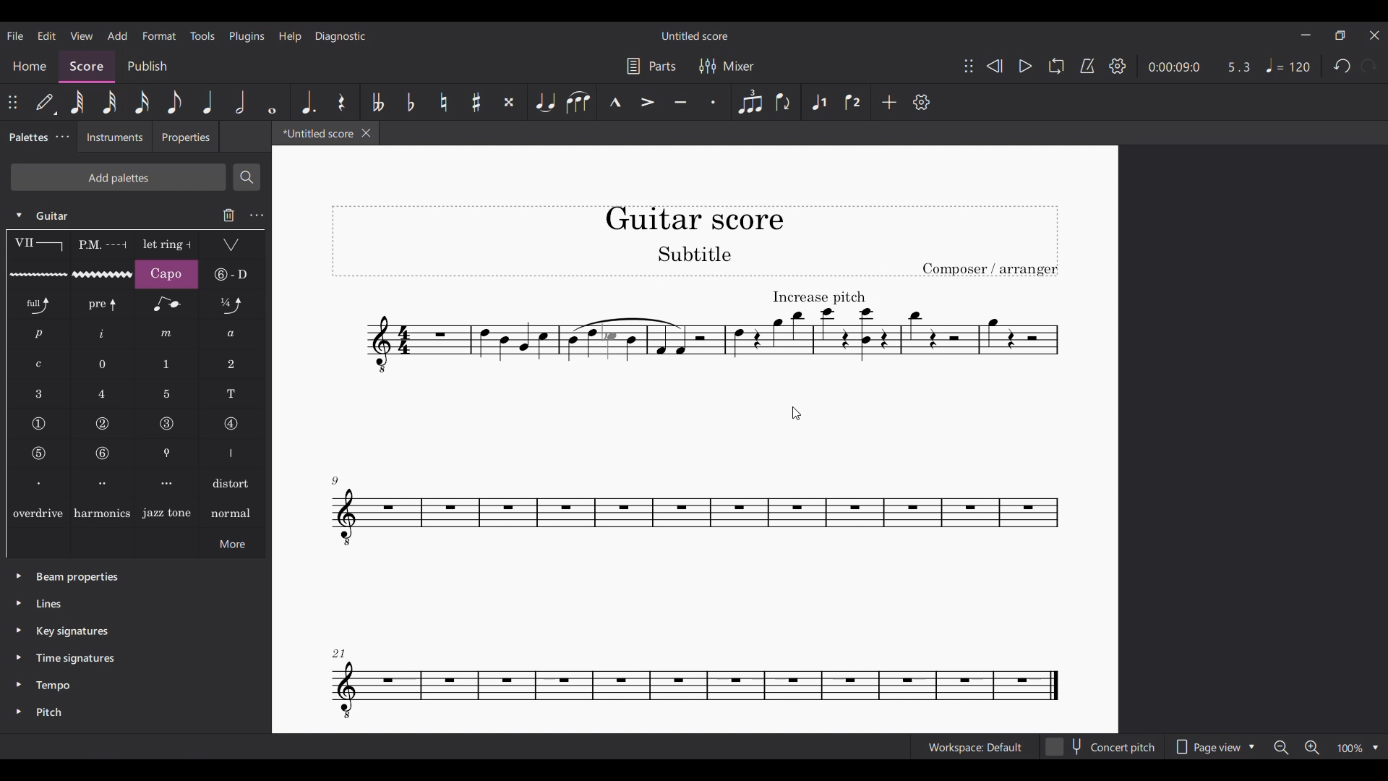 The image size is (1388, 781). Describe the element at coordinates (290, 37) in the screenshot. I see `Help menu` at that location.